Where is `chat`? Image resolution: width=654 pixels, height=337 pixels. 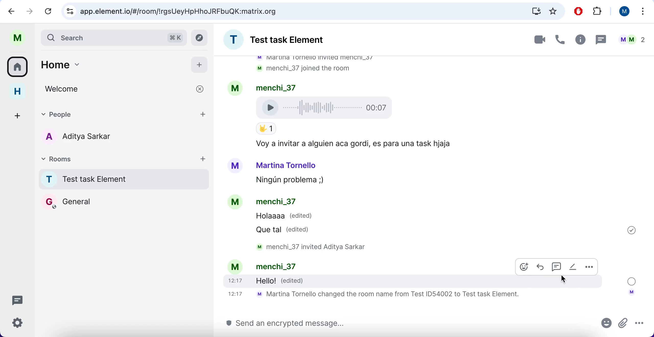
chat is located at coordinates (433, 153).